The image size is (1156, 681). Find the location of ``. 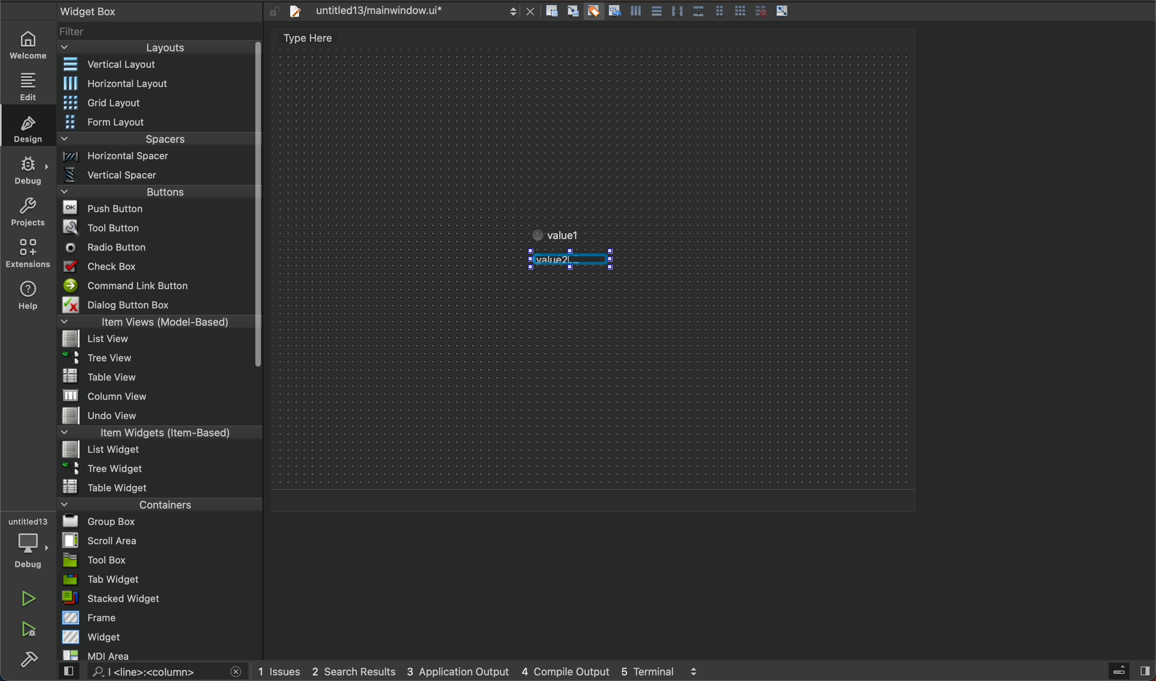

 is located at coordinates (613, 12).